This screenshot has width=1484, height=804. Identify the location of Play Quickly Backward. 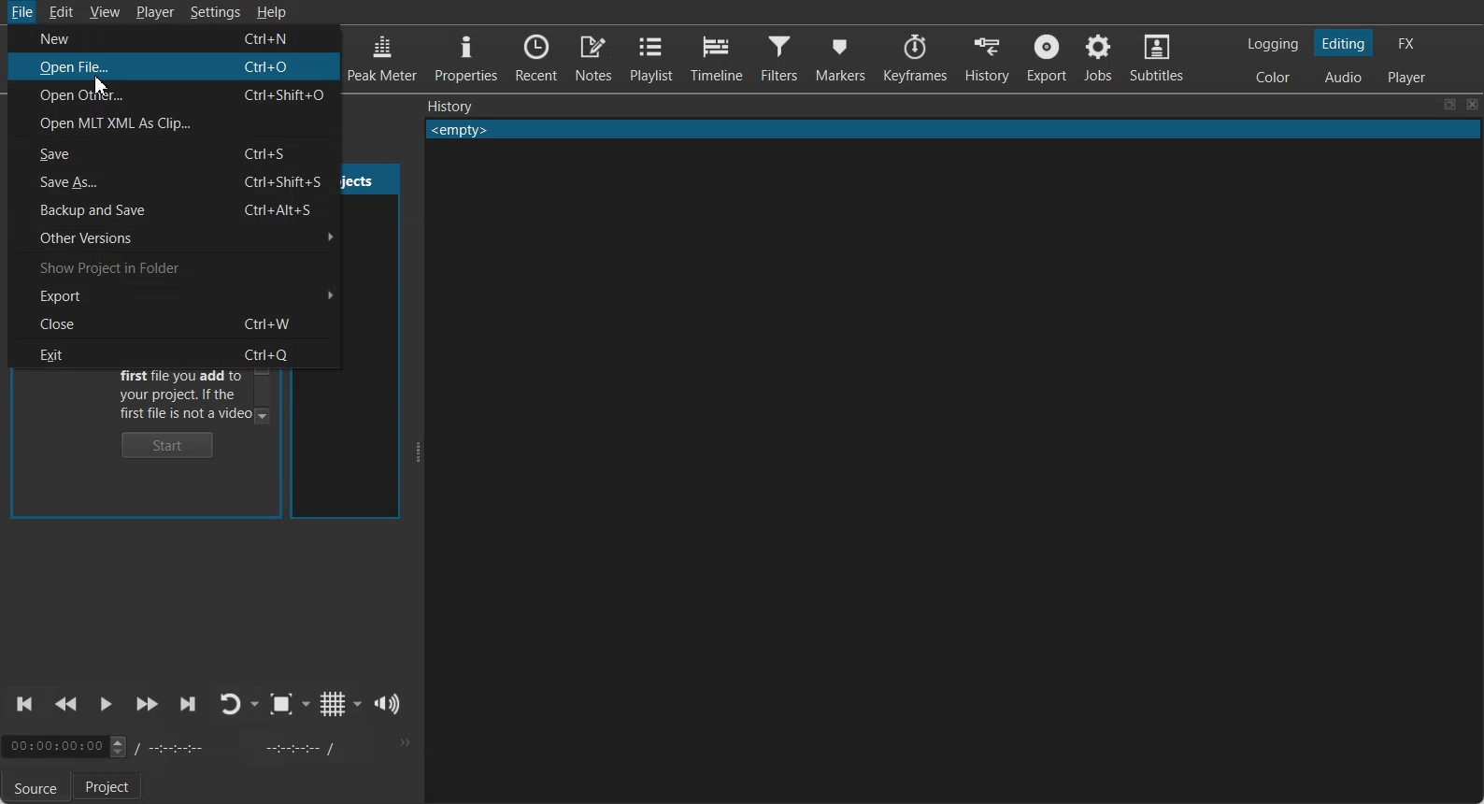
(66, 705).